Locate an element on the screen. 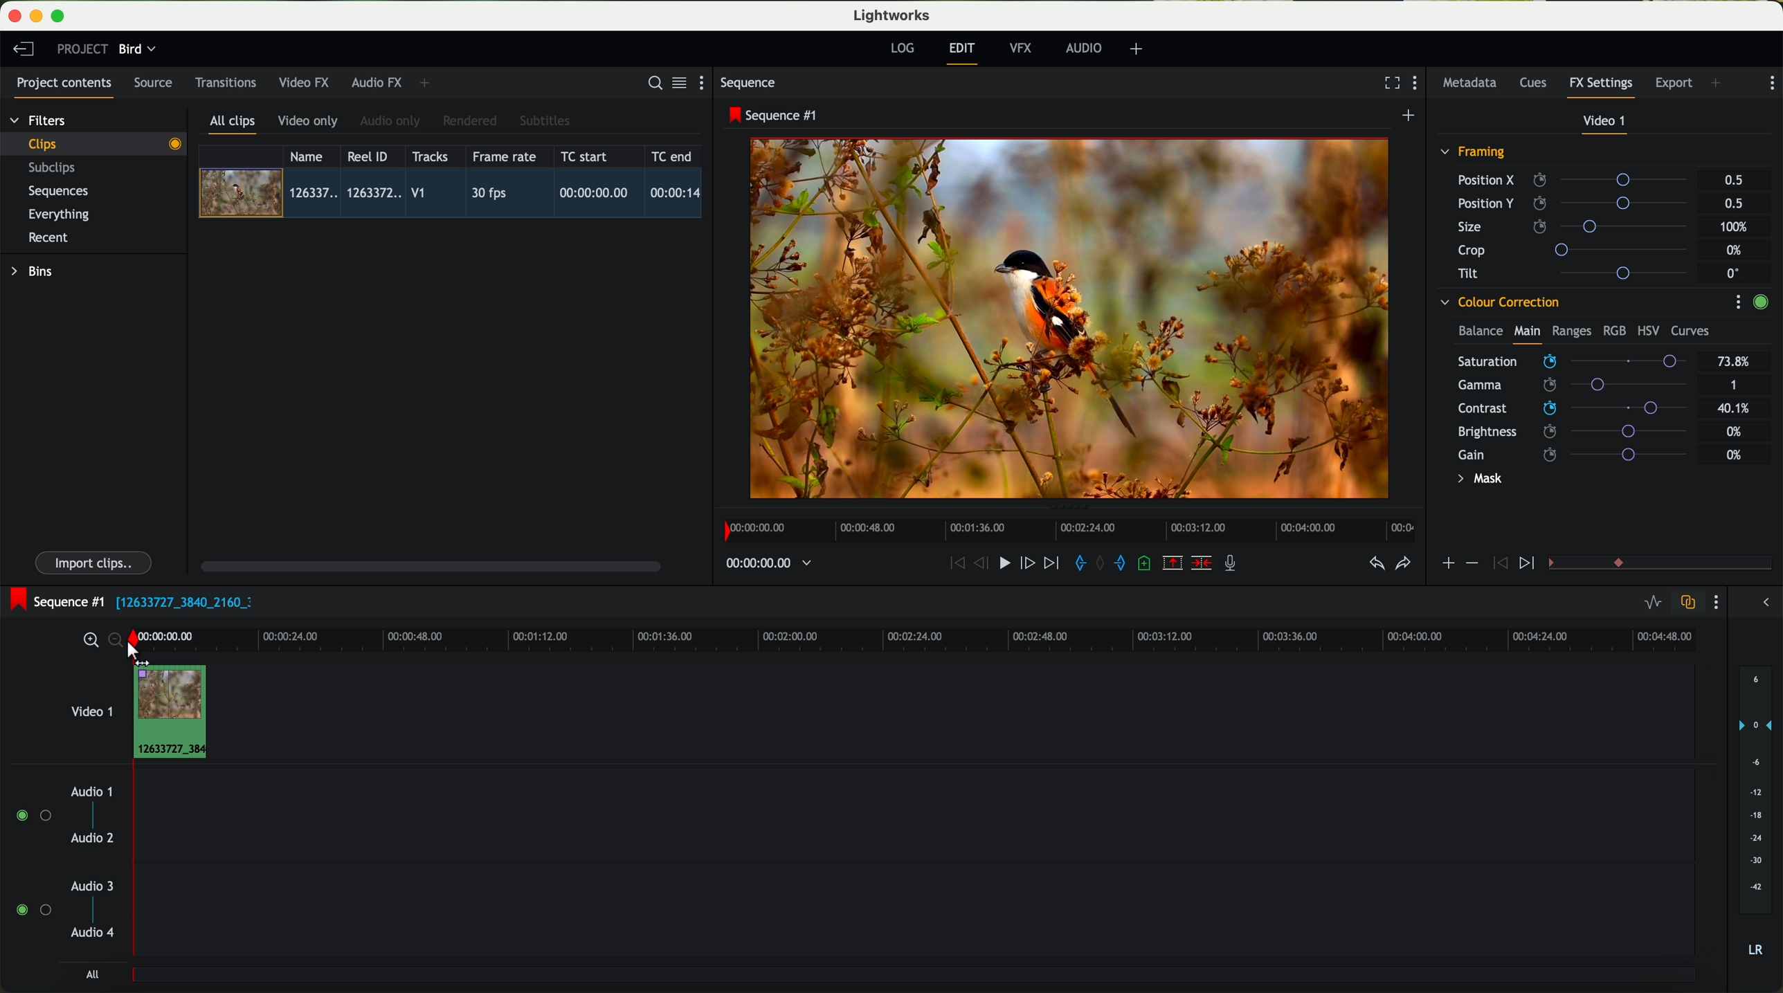 The width and height of the screenshot is (1783, 993). project is located at coordinates (82, 48).